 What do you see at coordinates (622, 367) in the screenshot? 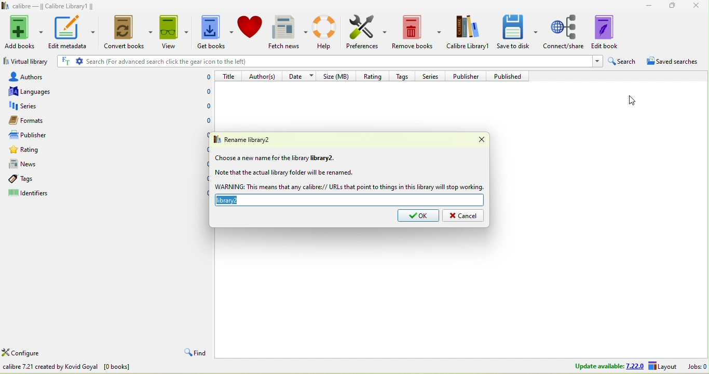
I see `update available 7.22.0 logout` at bounding box center [622, 367].